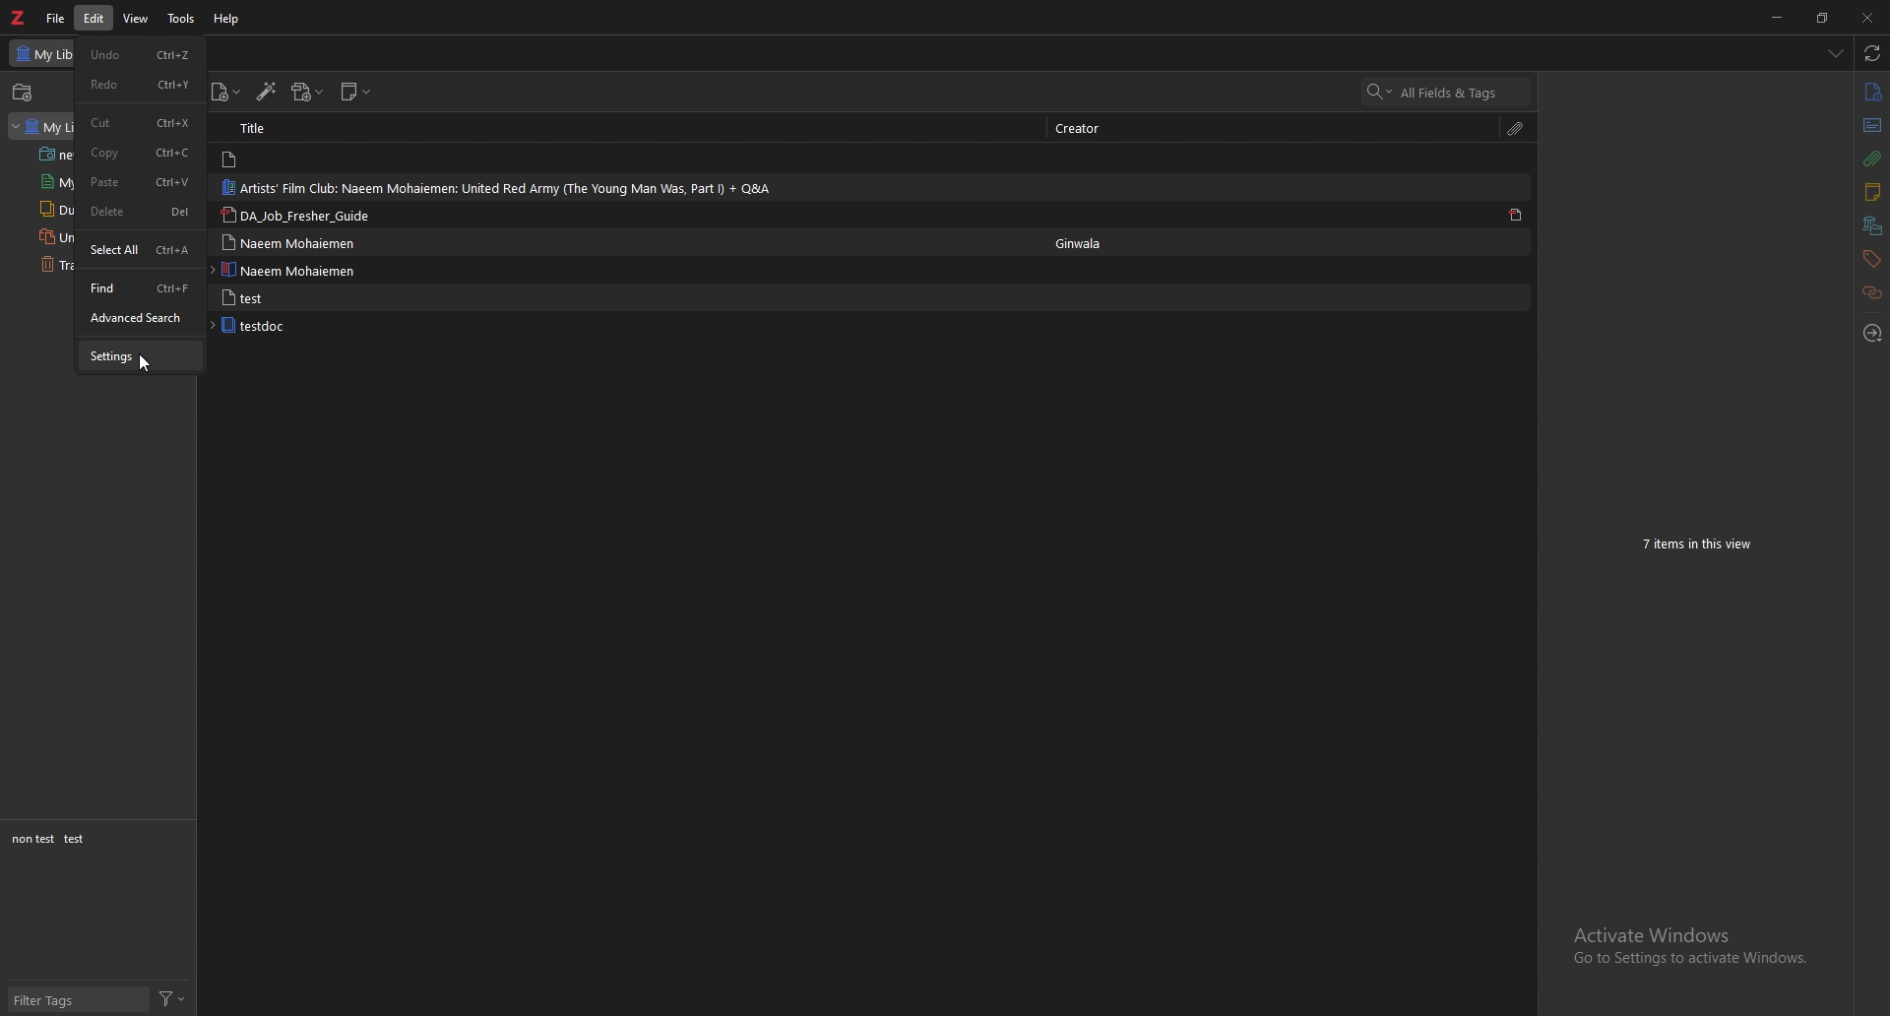 This screenshot has width=1890, height=1016. I want to click on delete, so click(141, 212).